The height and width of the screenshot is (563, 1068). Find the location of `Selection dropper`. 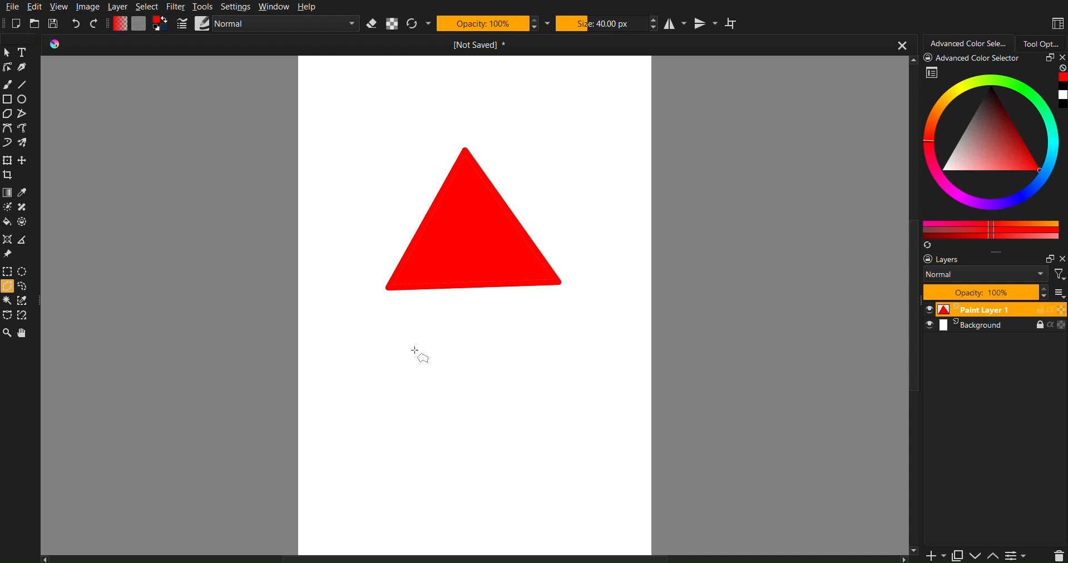

Selection dropper is located at coordinates (23, 301).